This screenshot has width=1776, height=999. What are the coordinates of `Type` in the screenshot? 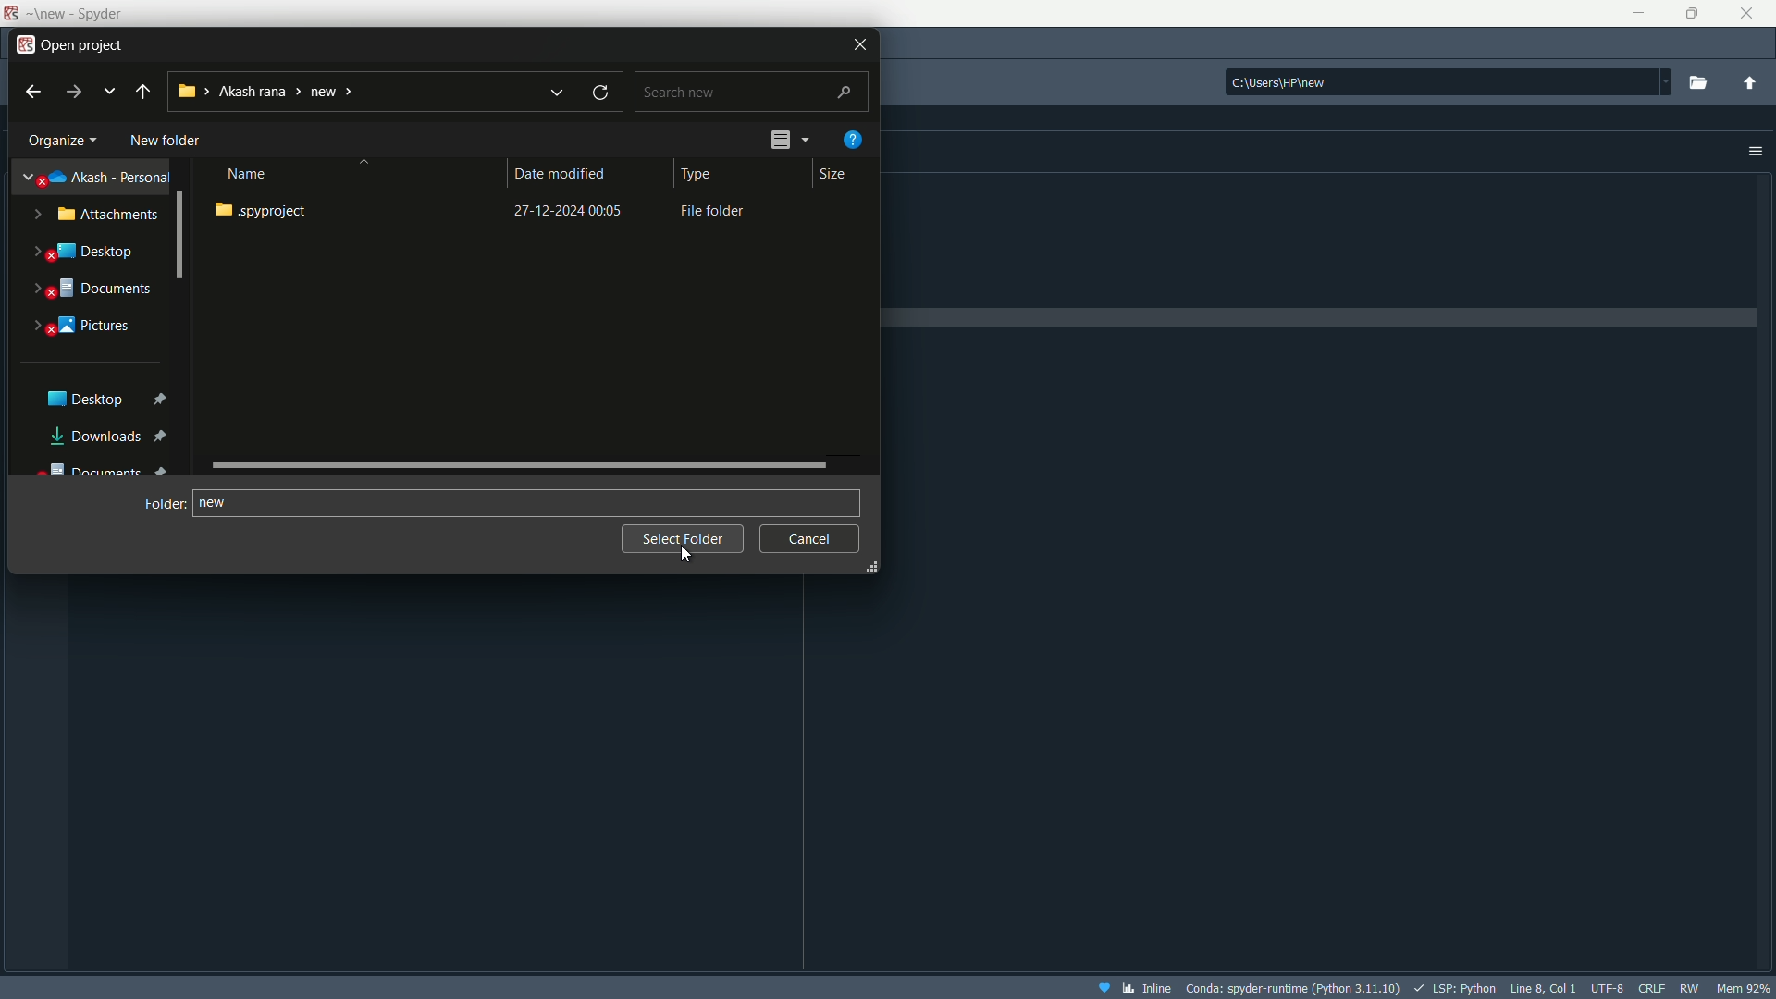 It's located at (701, 177).